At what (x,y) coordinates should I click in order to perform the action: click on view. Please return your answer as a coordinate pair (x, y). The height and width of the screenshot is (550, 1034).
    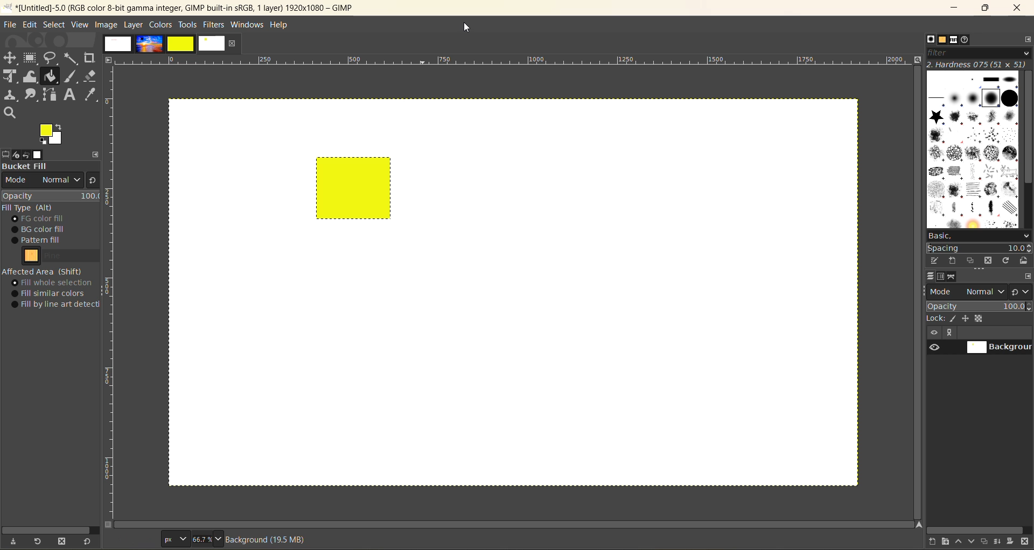
    Looking at the image, I should click on (79, 25).